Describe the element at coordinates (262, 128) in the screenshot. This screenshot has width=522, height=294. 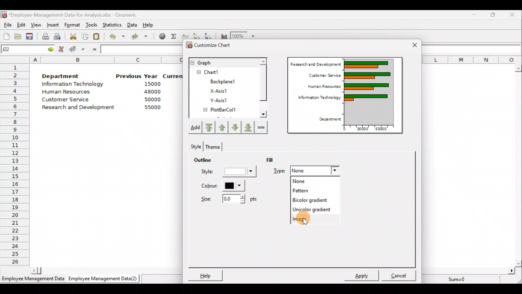
I see `Remove` at that location.